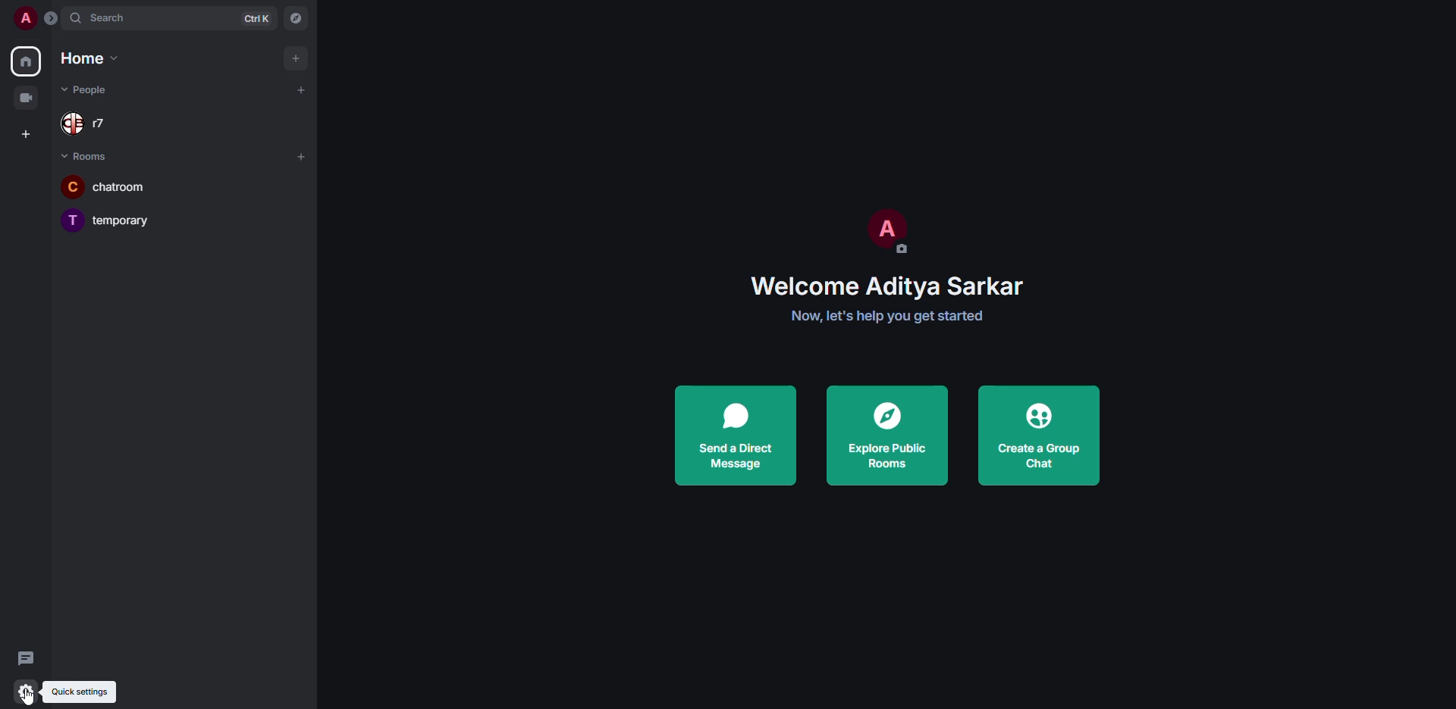 The image size is (1456, 709). What do you see at coordinates (736, 436) in the screenshot?
I see `send a direct message` at bounding box center [736, 436].